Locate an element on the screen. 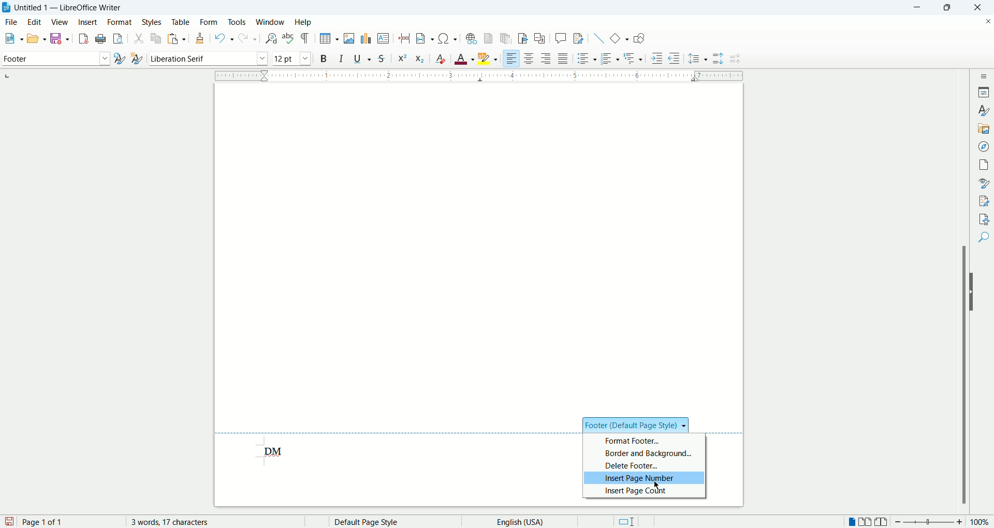 The width and height of the screenshot is (994, 528). help is located at coordinates (303, 22).